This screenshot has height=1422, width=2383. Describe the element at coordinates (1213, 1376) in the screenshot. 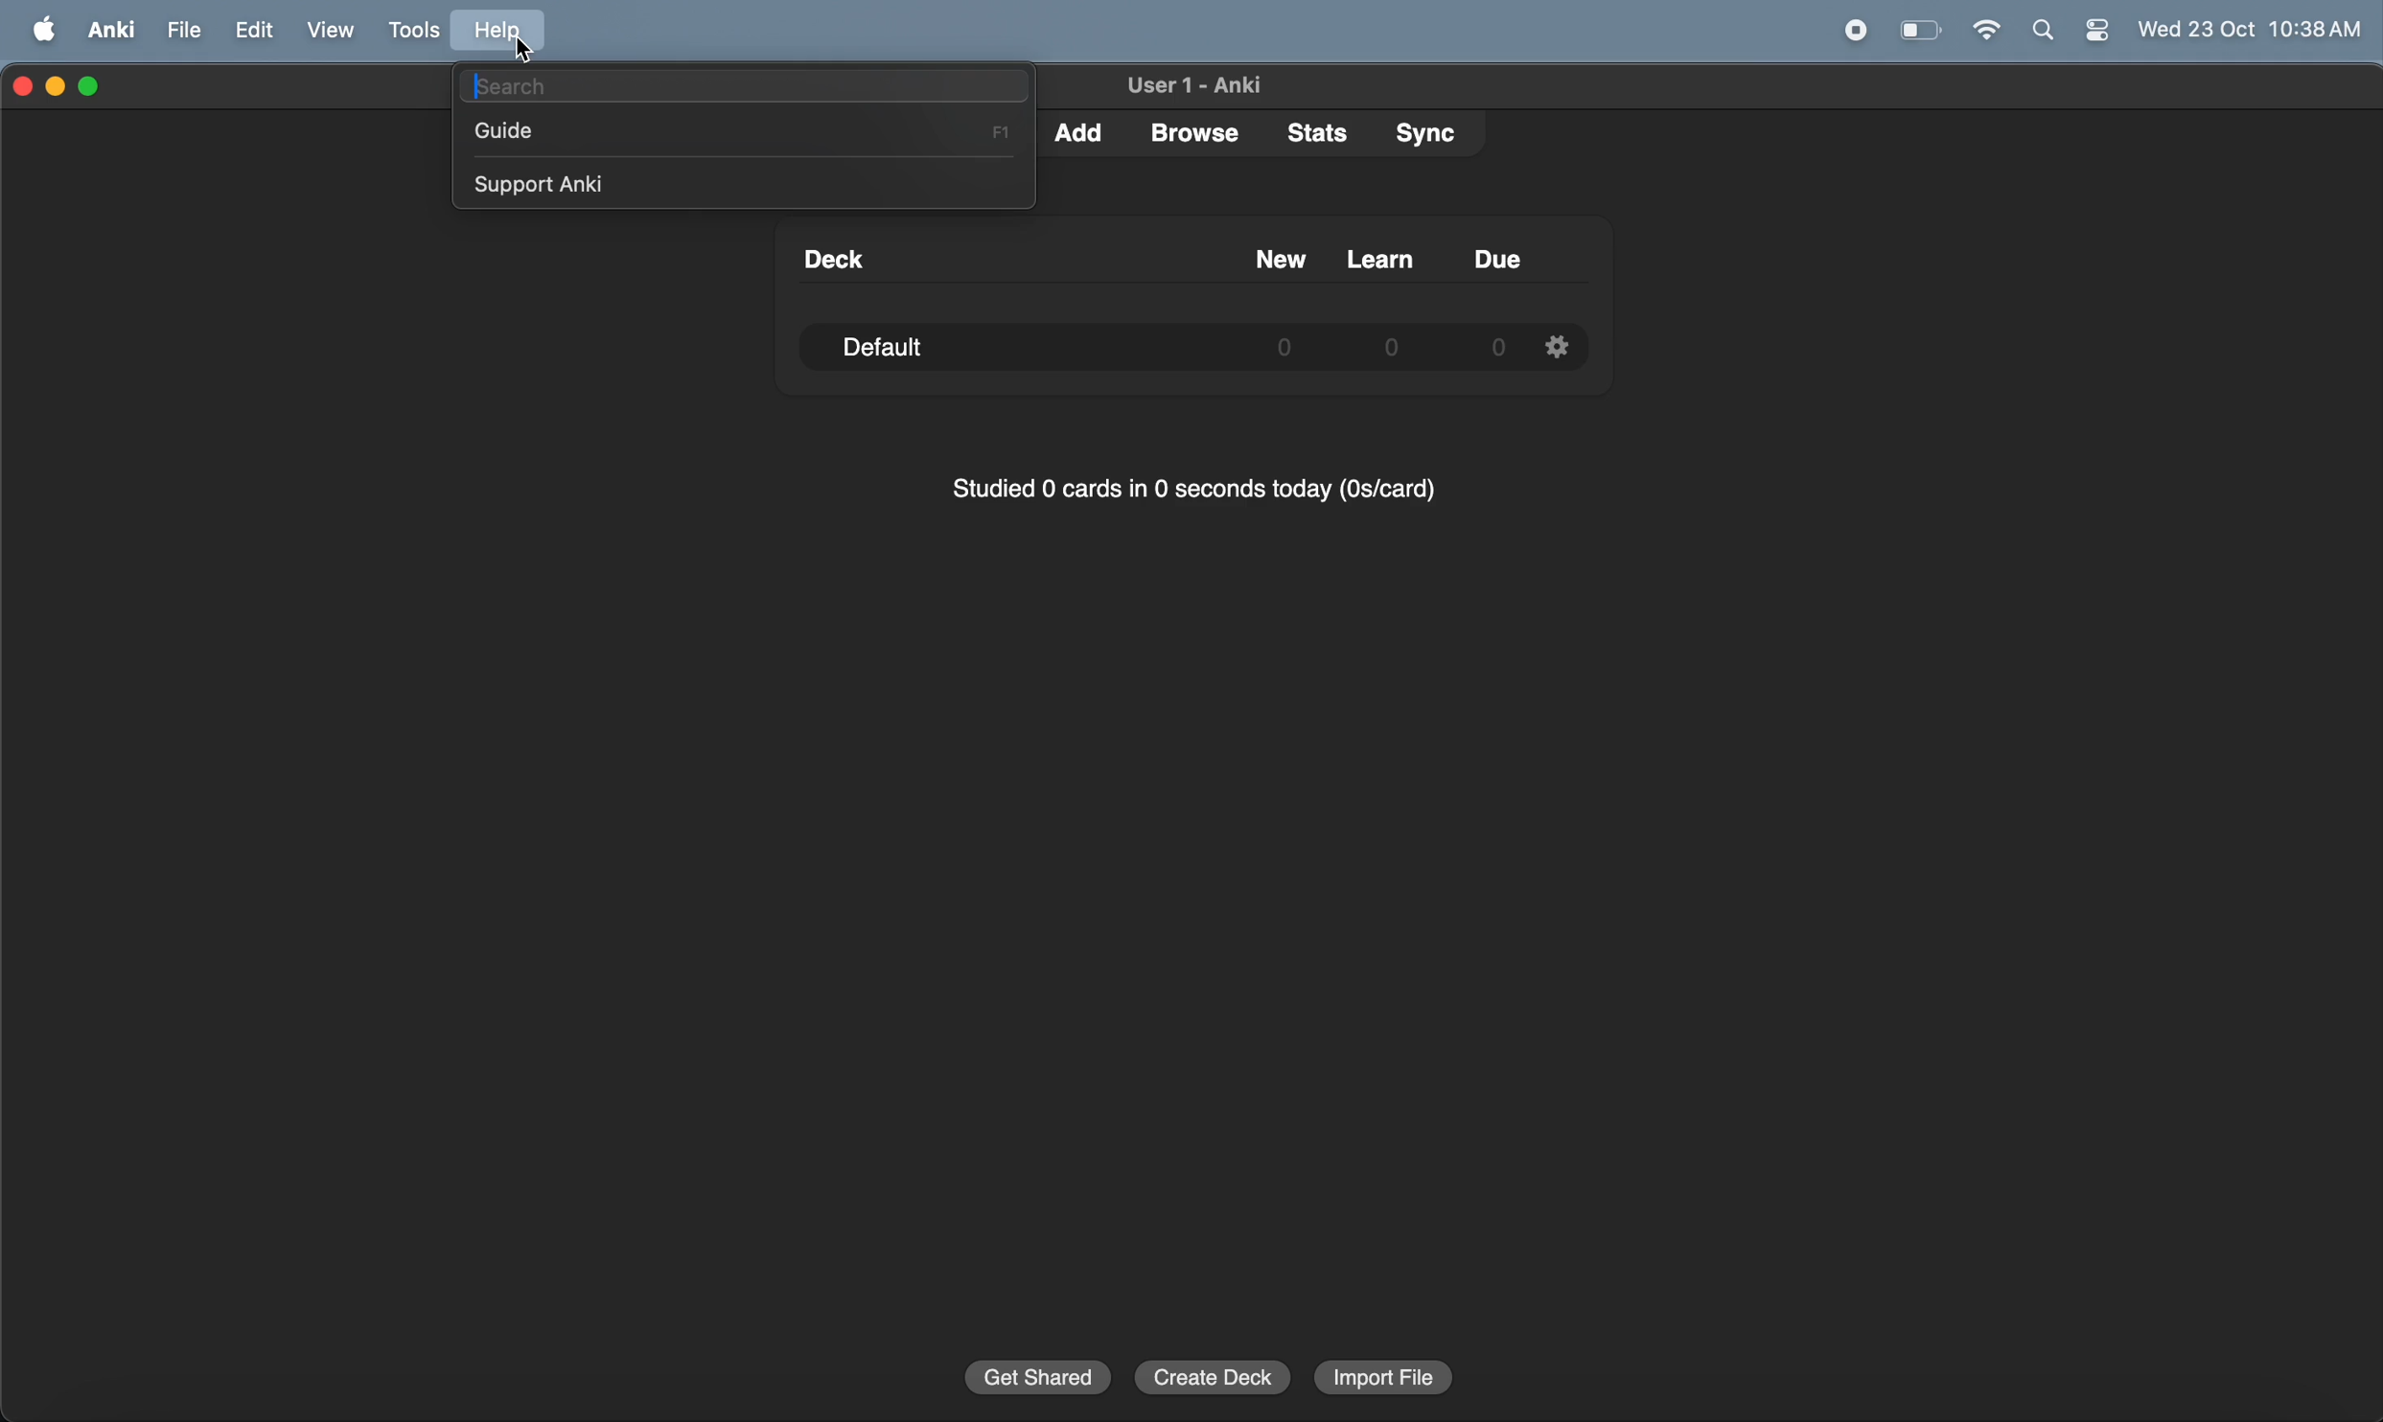

I see `create deck` at that location.